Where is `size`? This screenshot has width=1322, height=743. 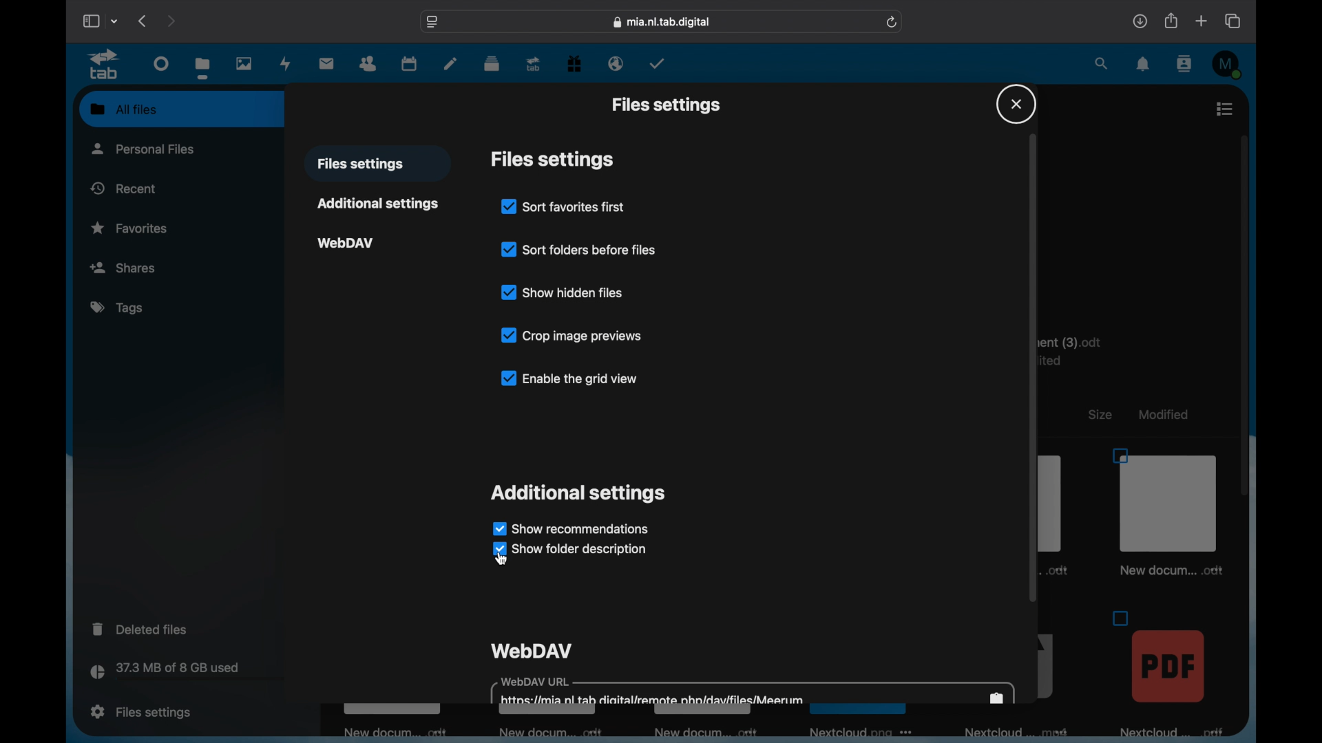
size is located at coordinates (1100, 415).